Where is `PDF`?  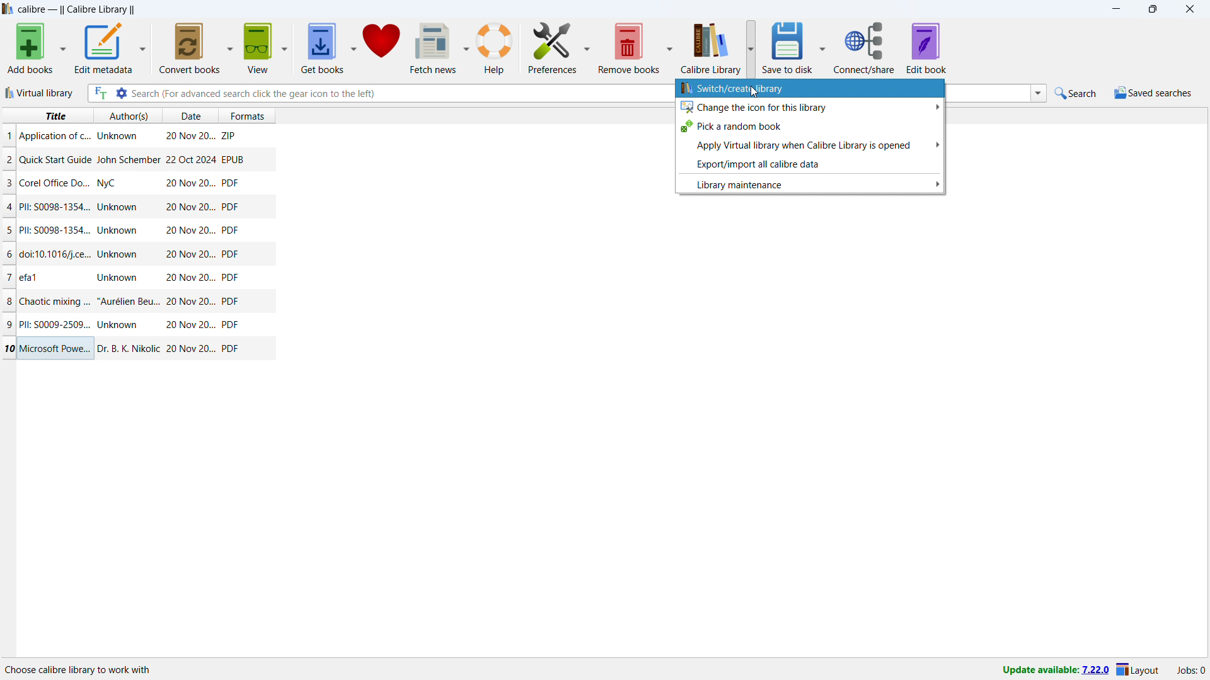 PDF is located at coordinates (230, 254).